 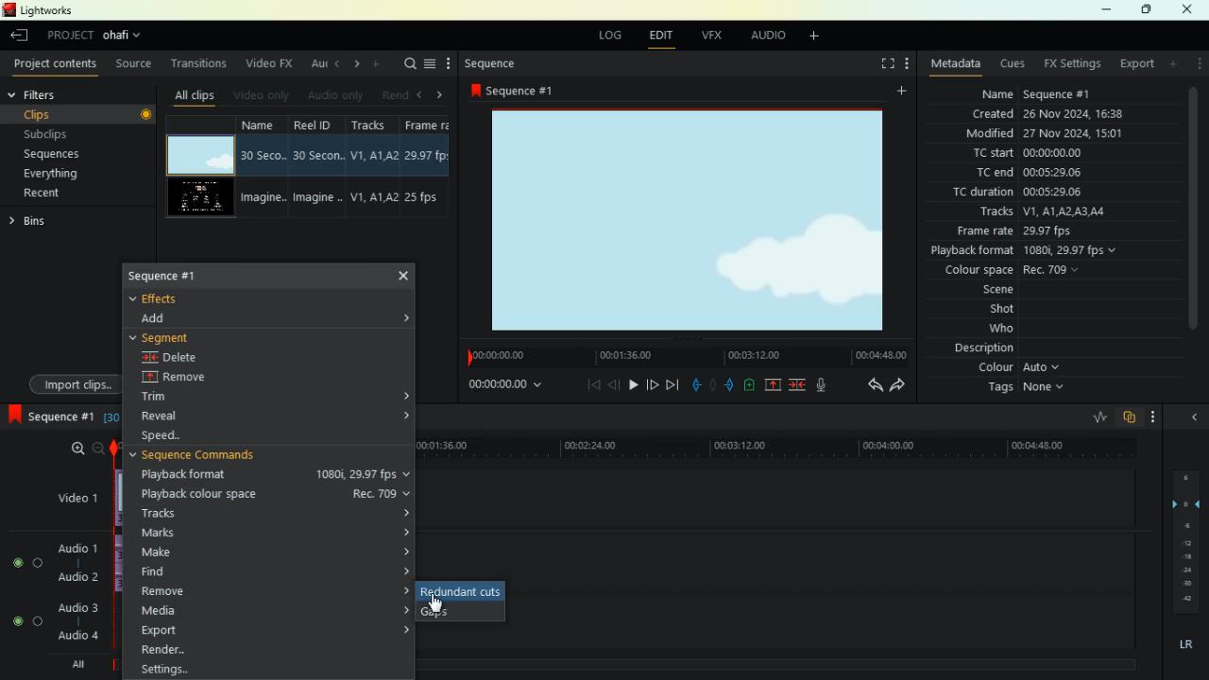 I want to click on right, so click(x=442, y=94).